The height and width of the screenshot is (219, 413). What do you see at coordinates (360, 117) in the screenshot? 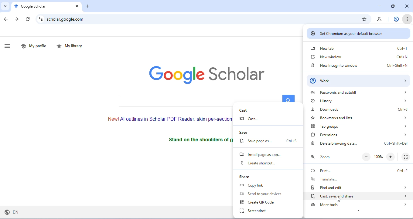
I see `bookmarks and lists` at bounding box center [360, 117].